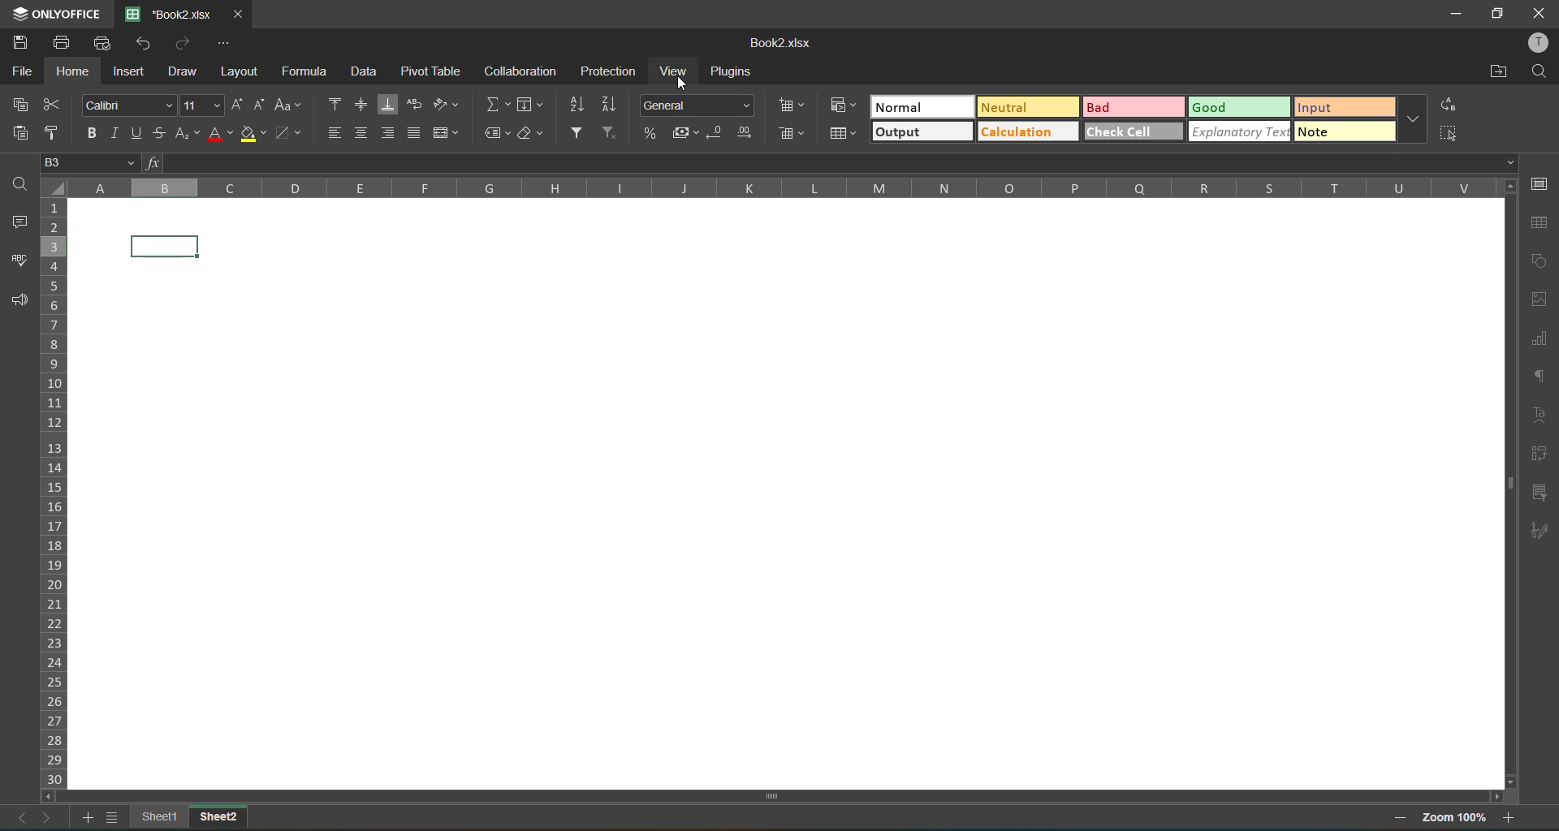 This screenshot has height=831, width=1559. Describe the element at coordinates (307, 72) in the screenshot. I see `formula` at that location.